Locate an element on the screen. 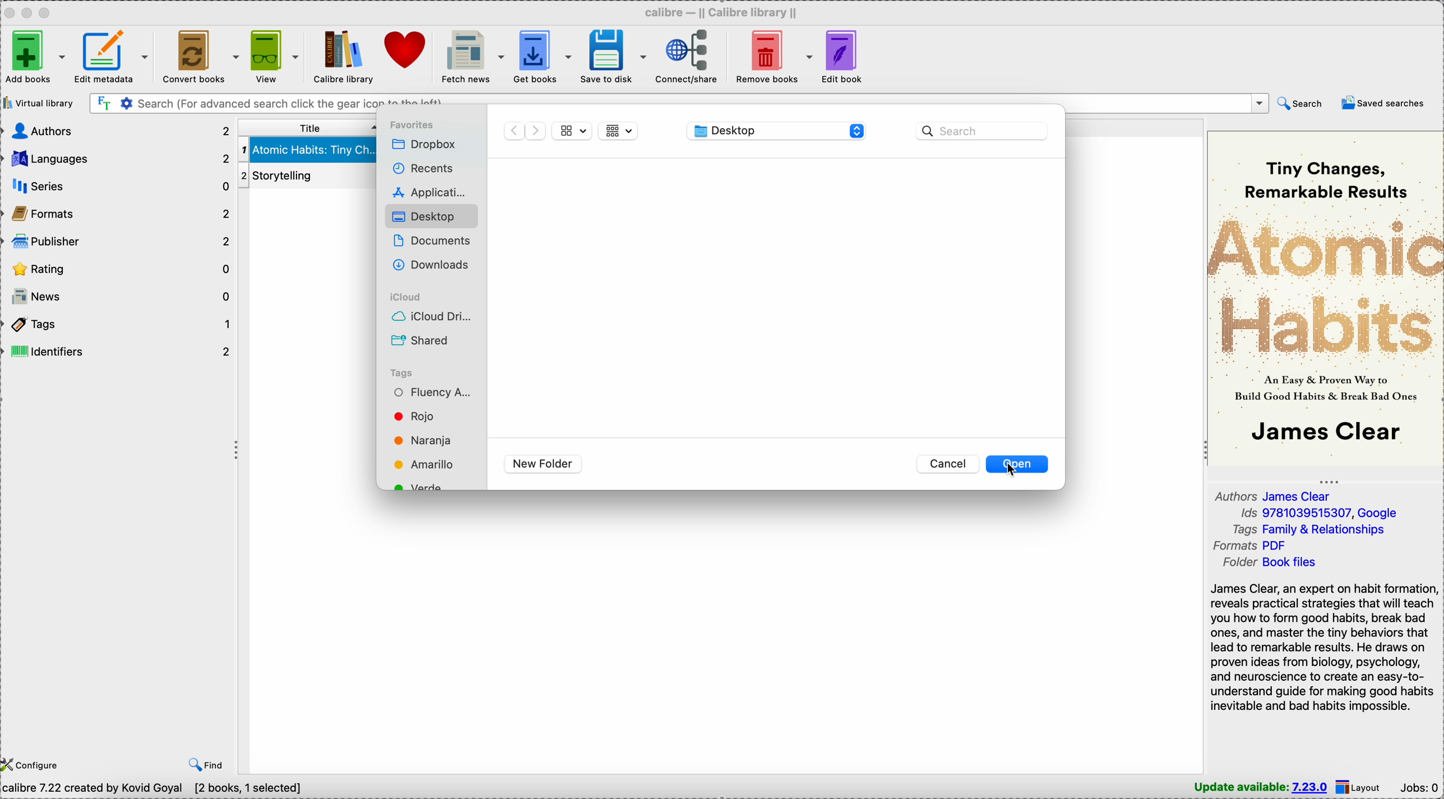  convert books is located at coordinates (200, 56).